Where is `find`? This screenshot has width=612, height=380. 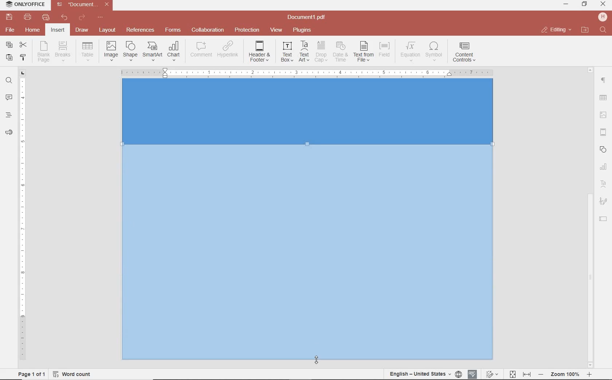
find is located at coordinates (9, 80).